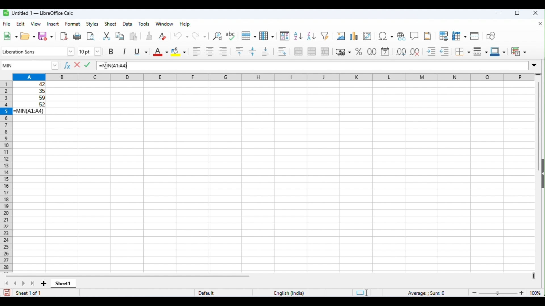 The image size is (545, 306). I want to click on insert comments, so click(414, 36).